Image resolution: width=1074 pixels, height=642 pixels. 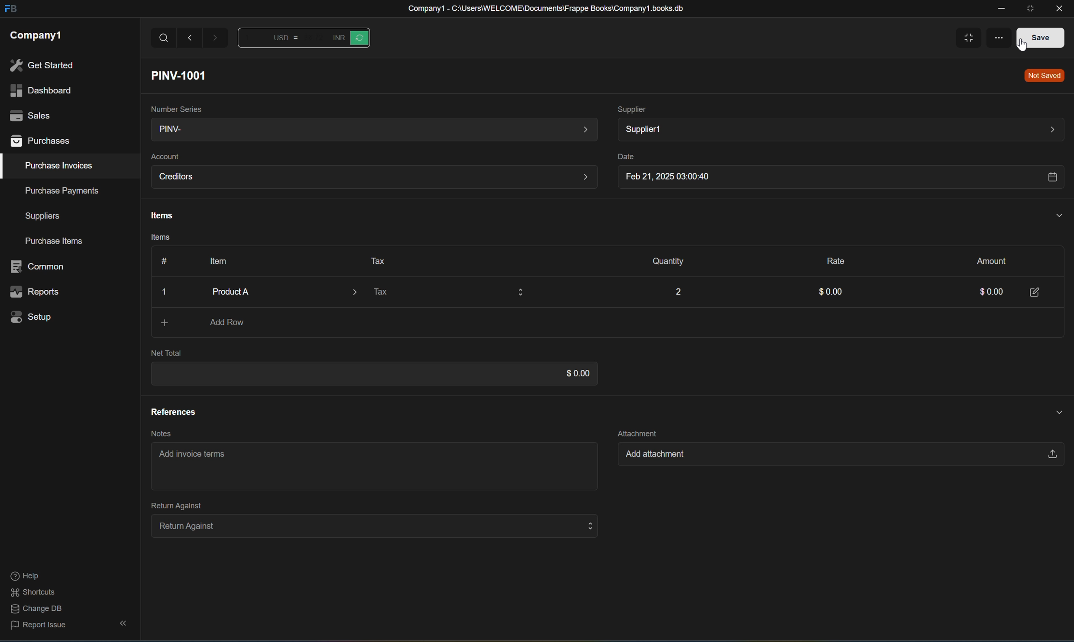 What do you see at coordinates (42, 216) in the screenshot?
I see `suppliers` at bounding box center [42, 216].